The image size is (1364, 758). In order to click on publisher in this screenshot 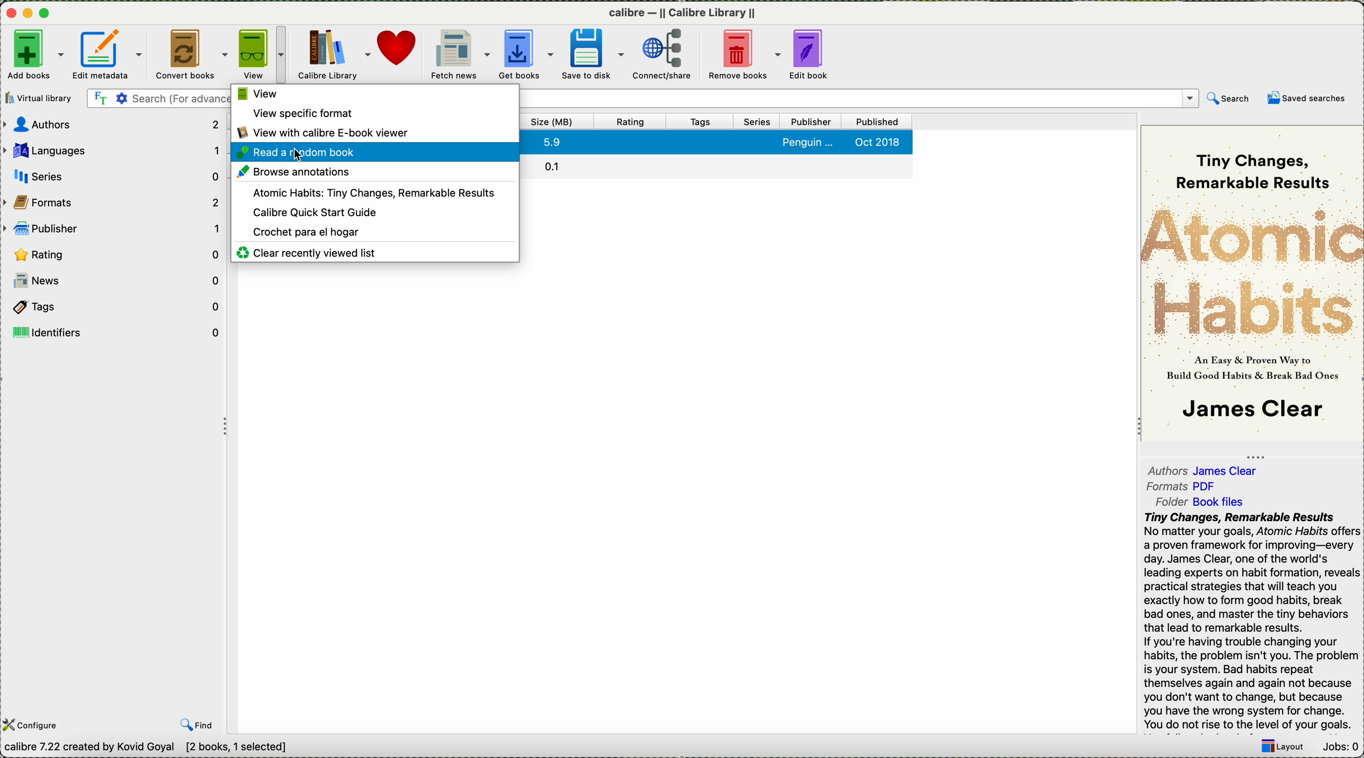, I will do `click(811, 122)`.